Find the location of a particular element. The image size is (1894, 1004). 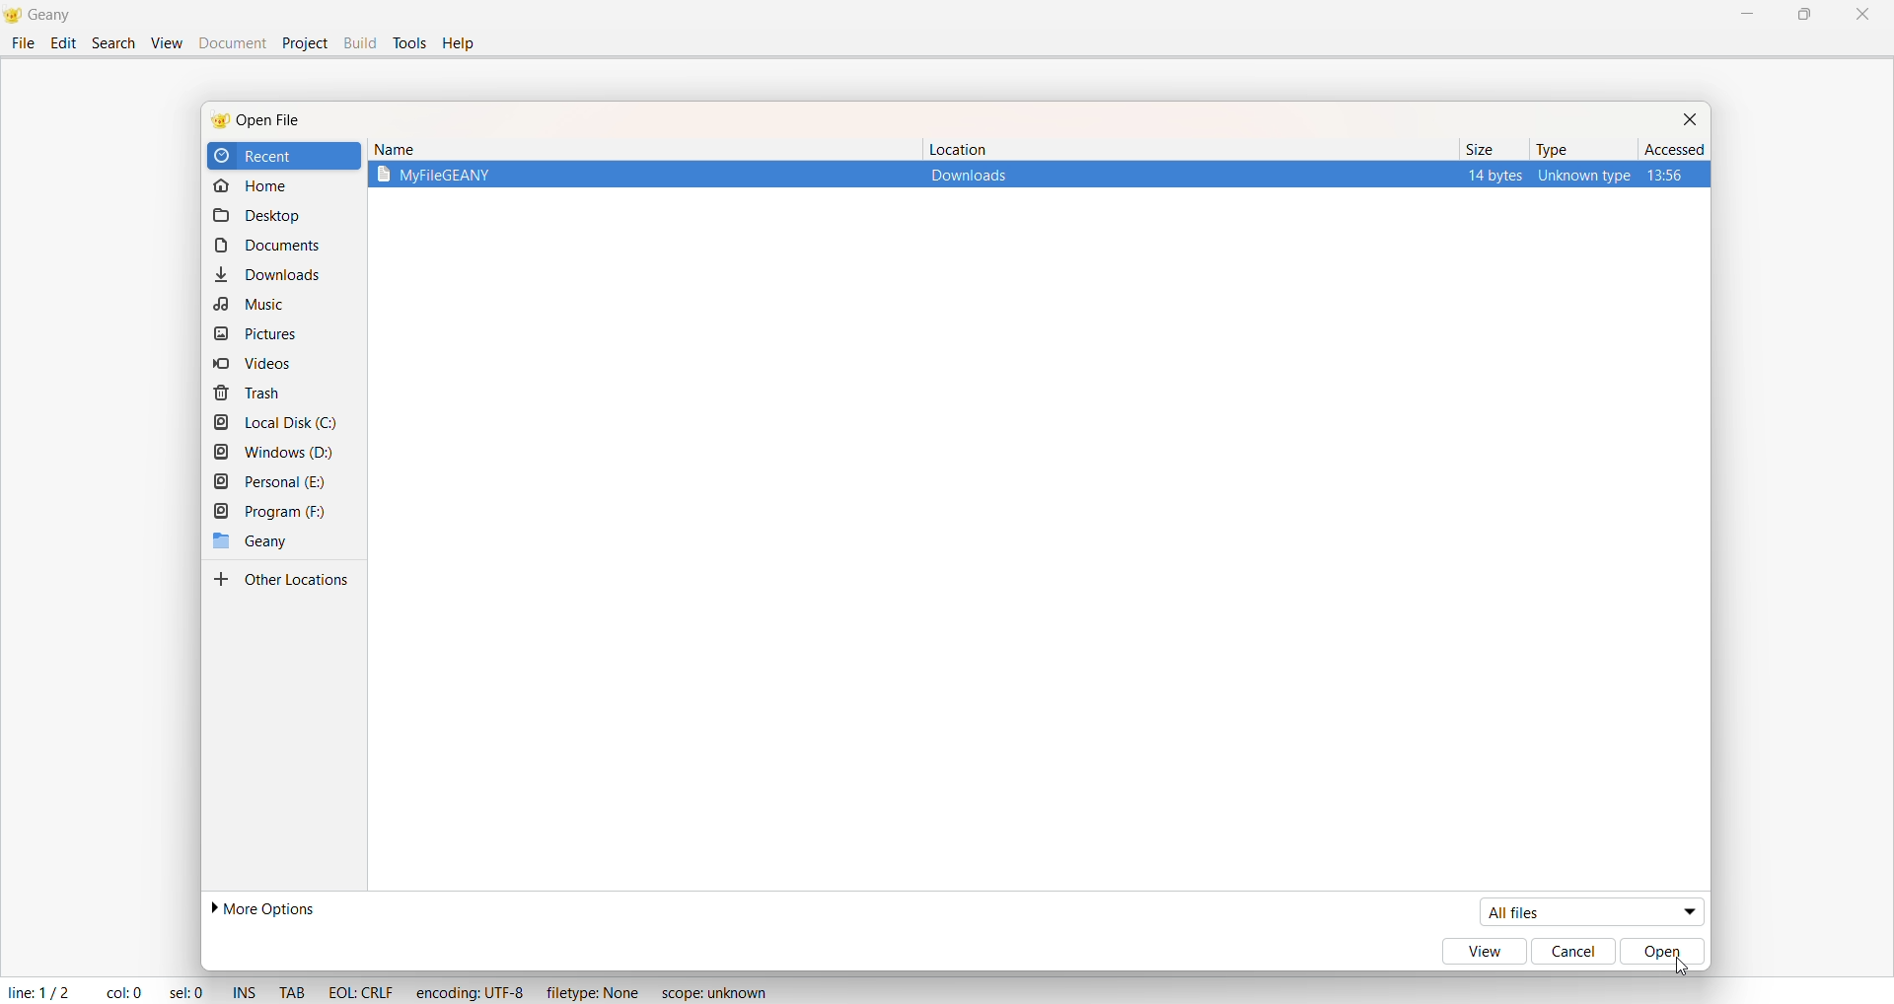

name is located at coordinates (407, 145).